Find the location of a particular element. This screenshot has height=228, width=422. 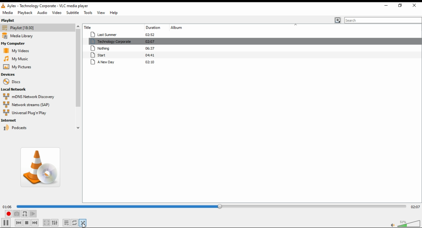

take a snapshot is located at coordinates (17, 214).